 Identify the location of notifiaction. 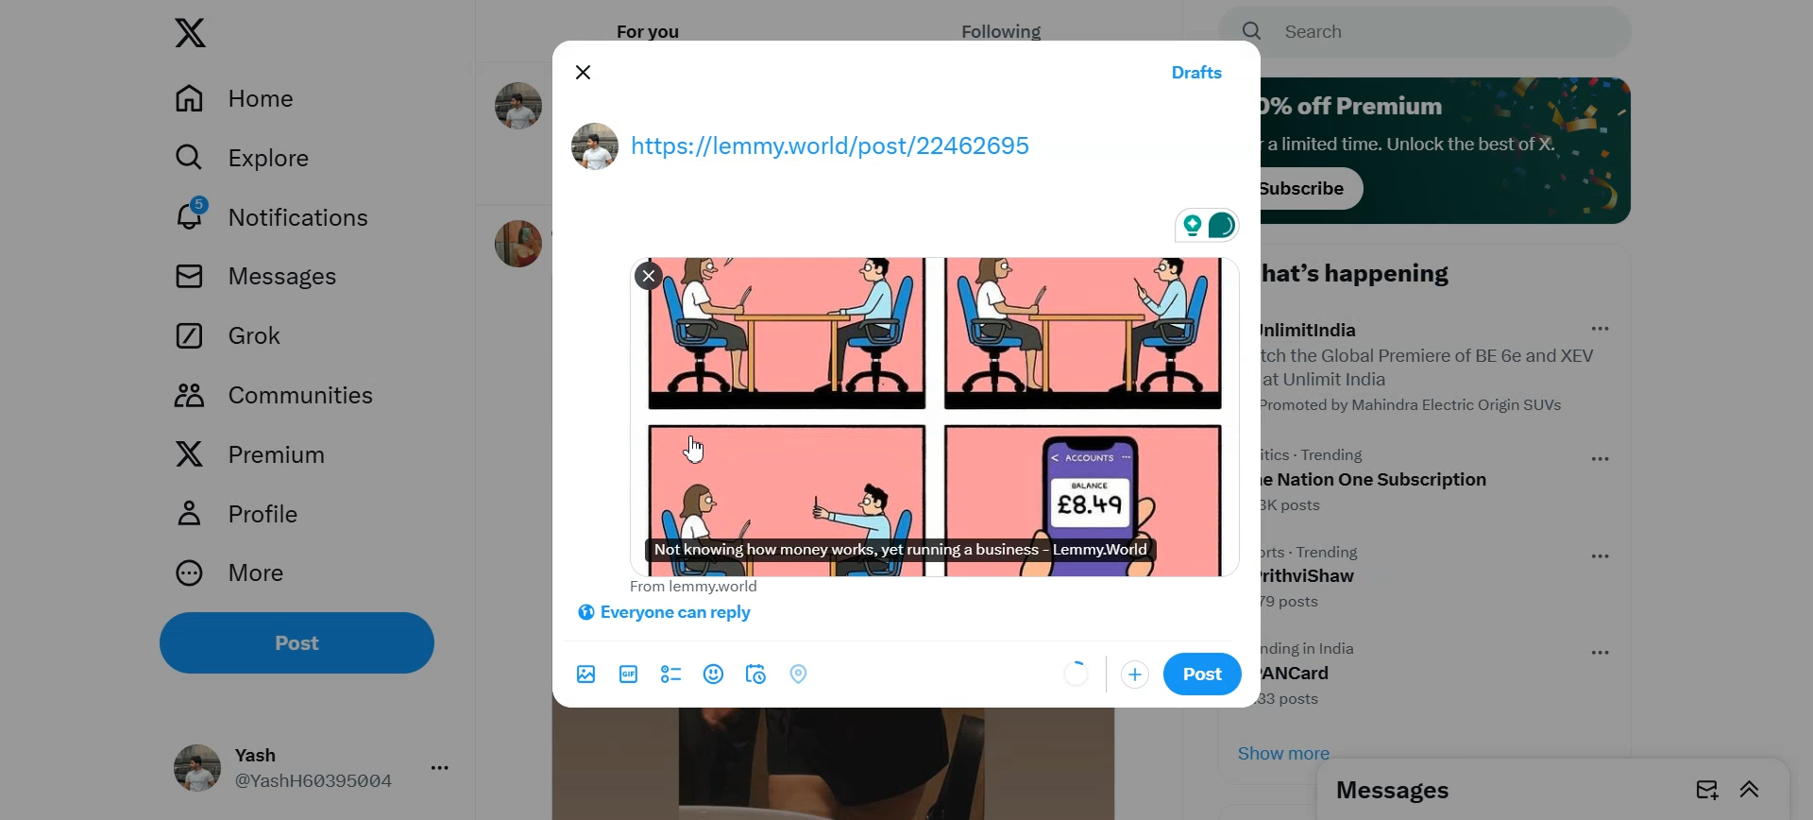
(265, 222).